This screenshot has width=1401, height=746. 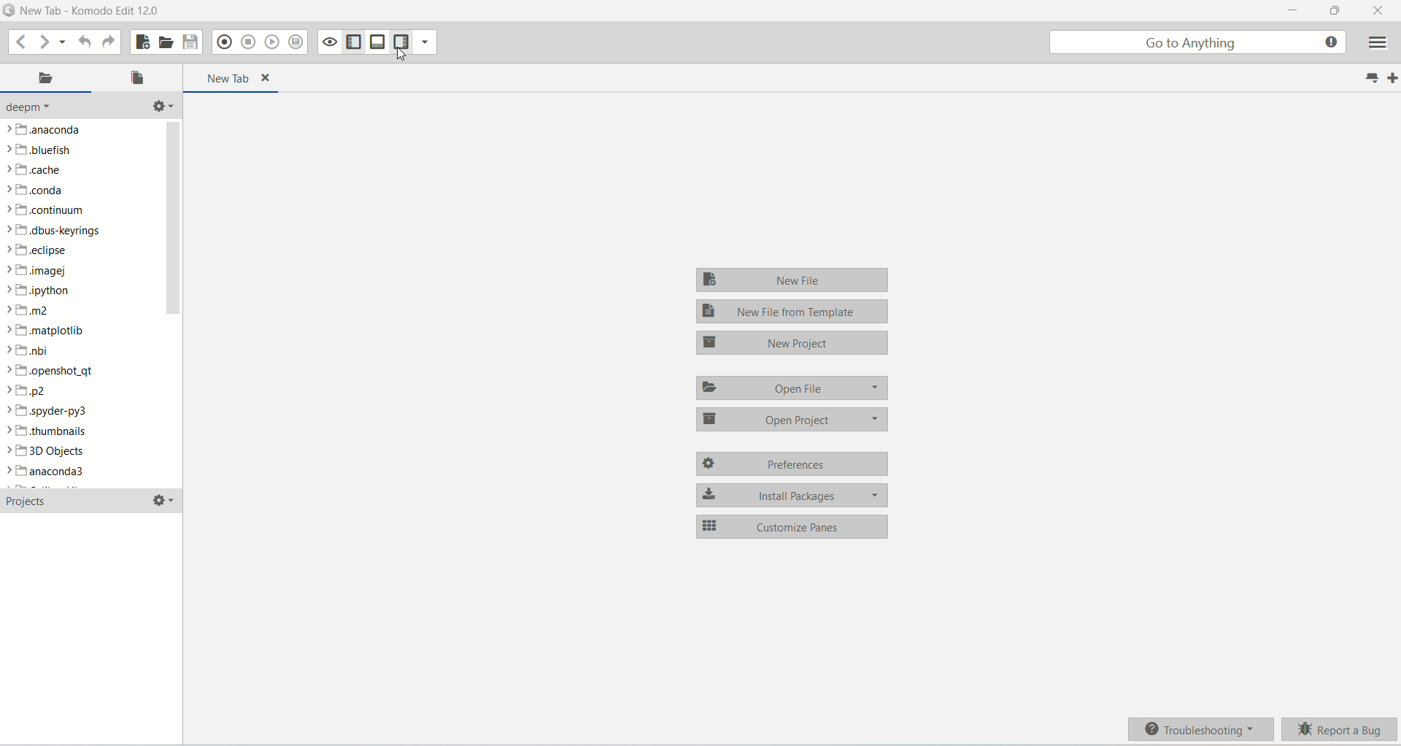 What do you see at coordinates (790, 526) in the screenshot?
I see `customize pane` at bounding box center [790, 526].